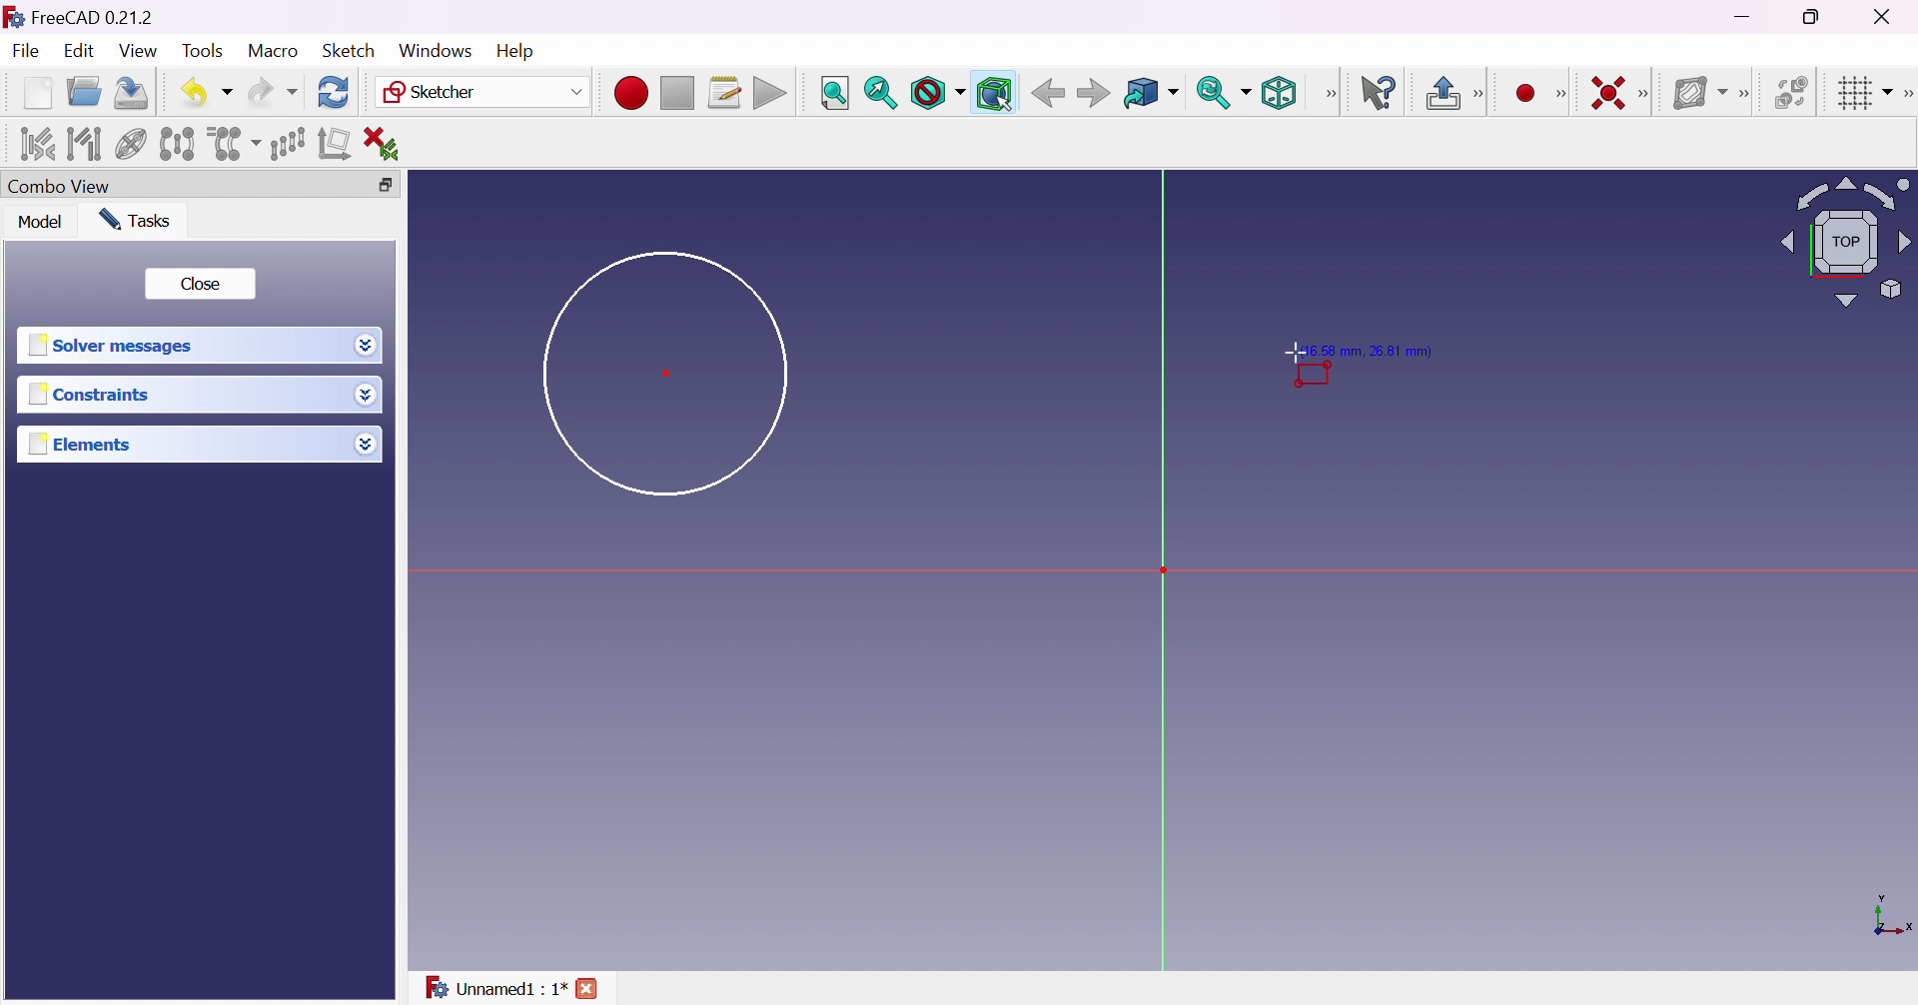 Image resolution: width=1918 pixels, height=1005 pixels. Describe the element at coordinates (199, 284) in the screenshot. I see `Close` at that location.